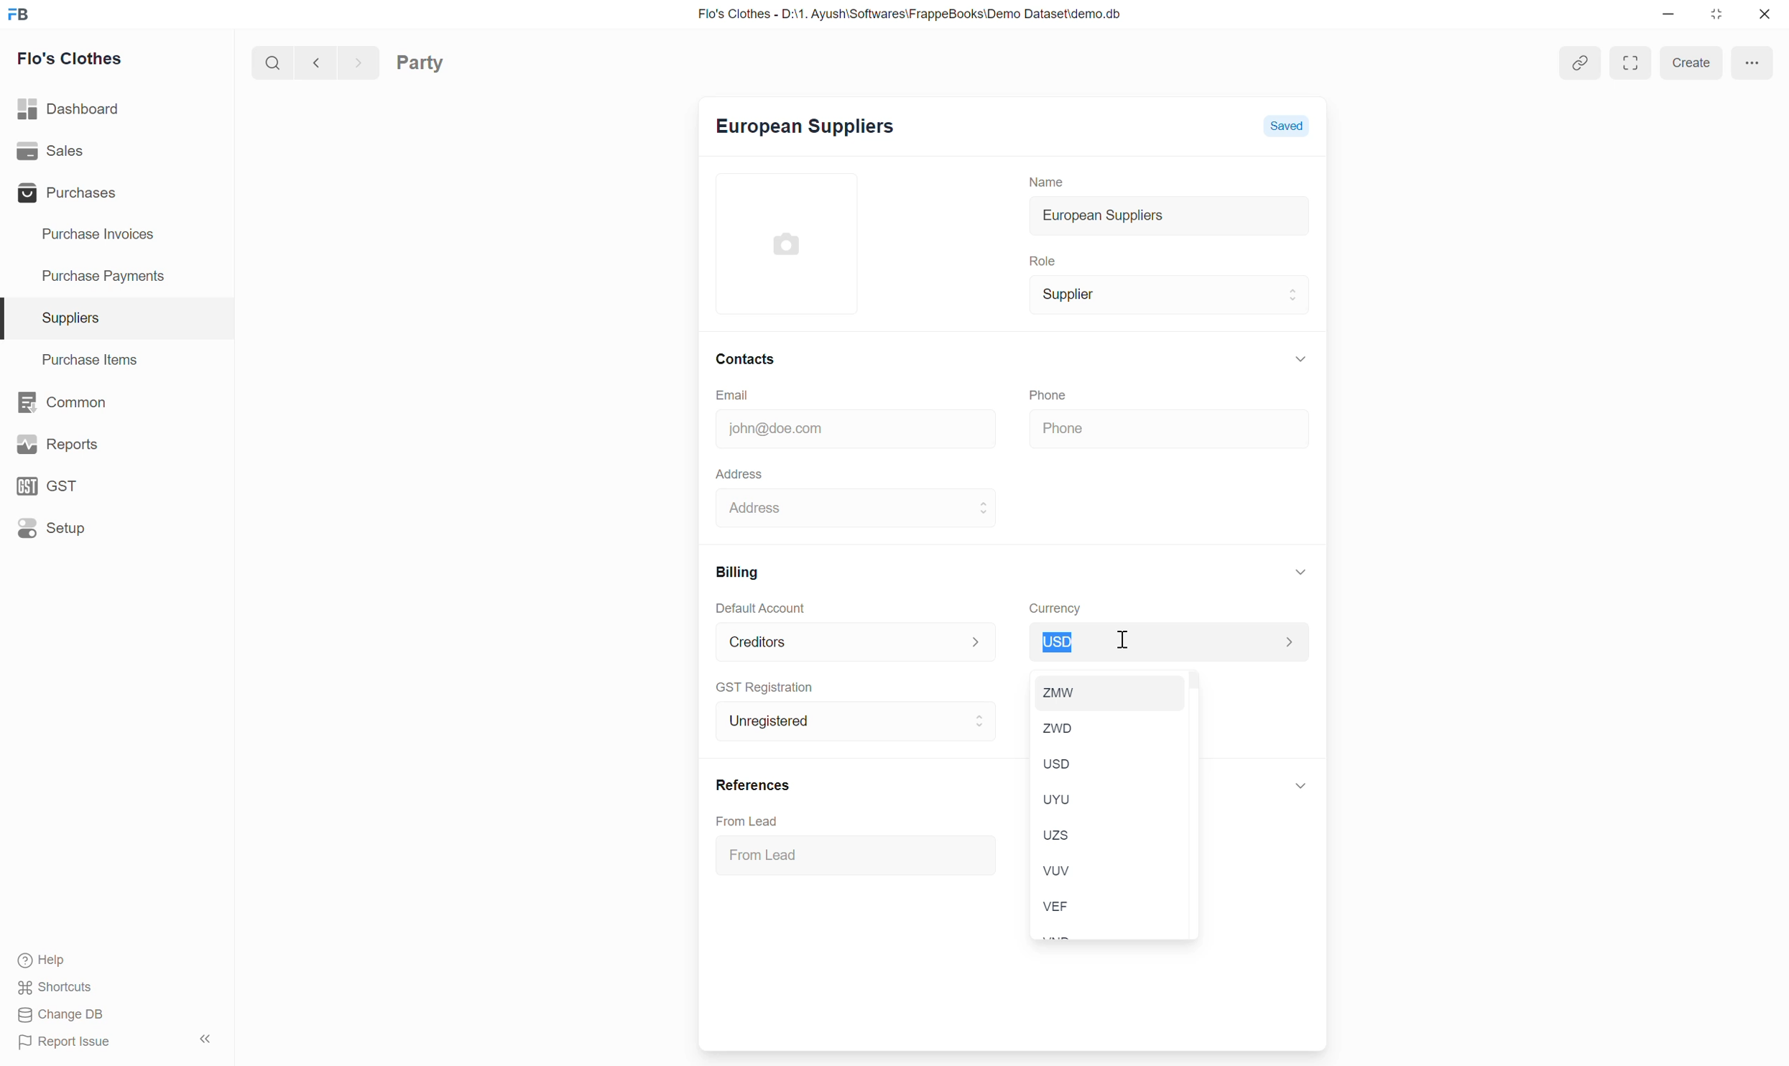  I want to click on Dashboard, so click(70, 103).